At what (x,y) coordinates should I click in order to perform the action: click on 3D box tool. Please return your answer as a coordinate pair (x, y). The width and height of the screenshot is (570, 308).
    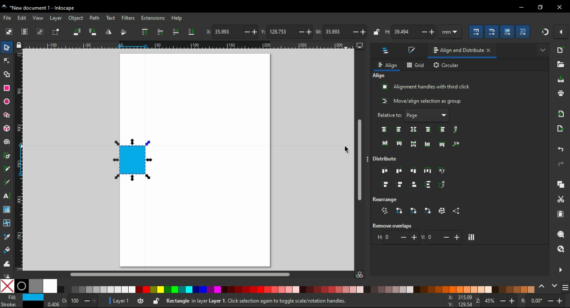
    Looking at the image, I should click on (6, 129).